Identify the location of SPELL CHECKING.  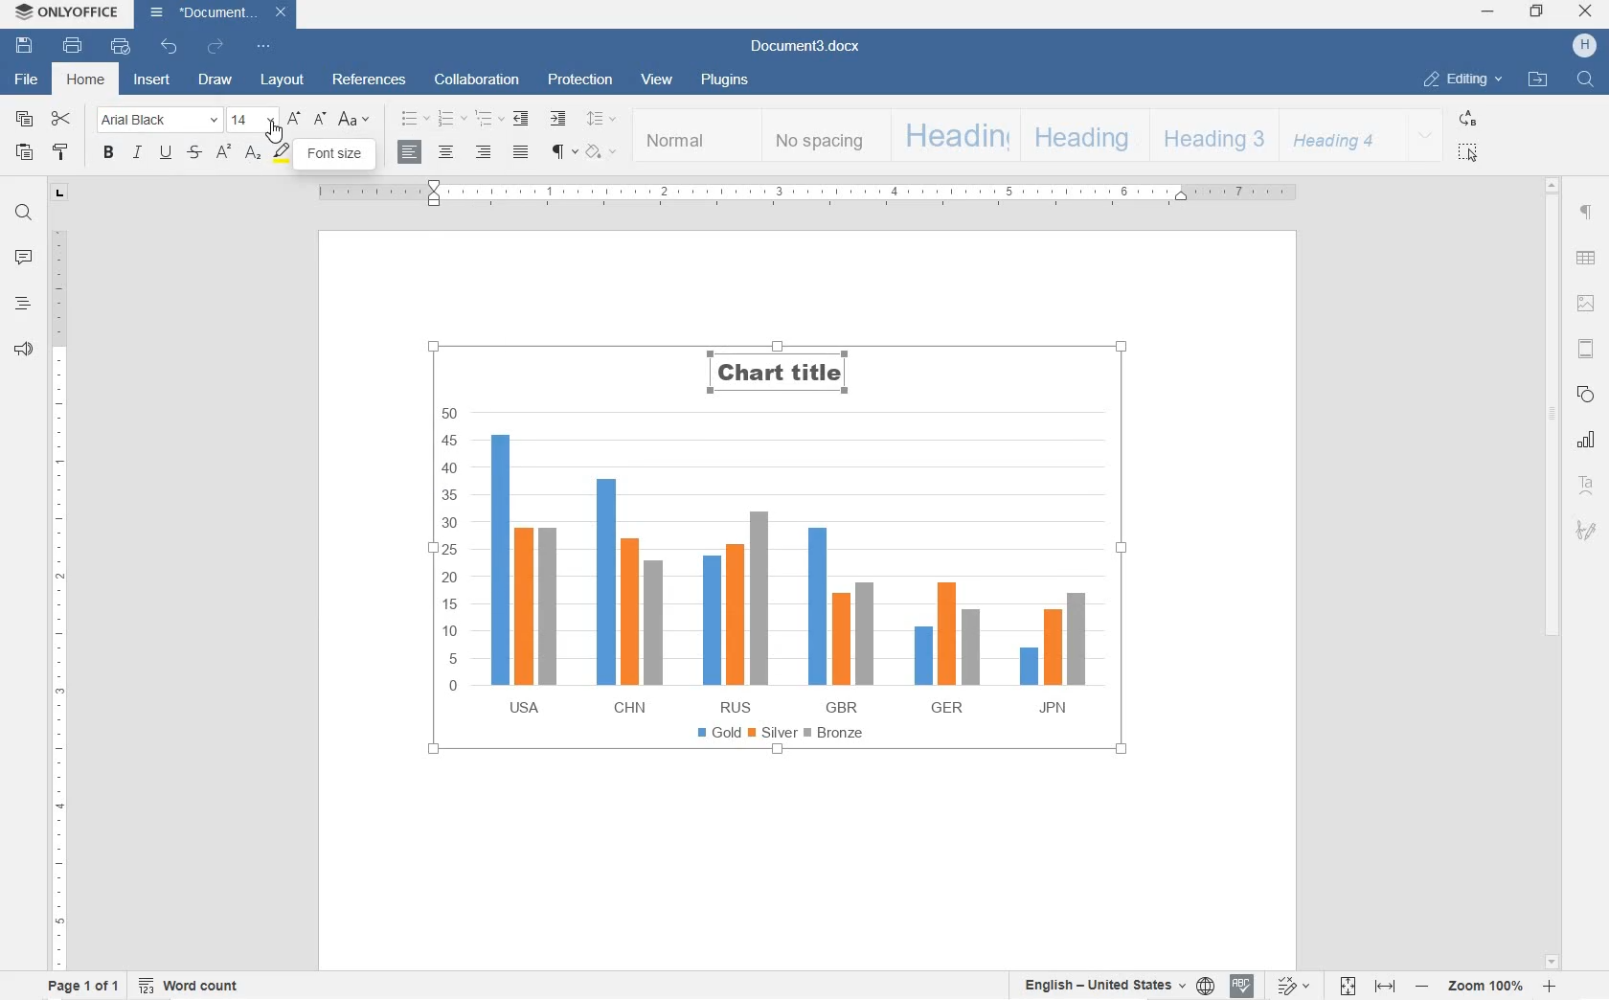
(1243, 987).